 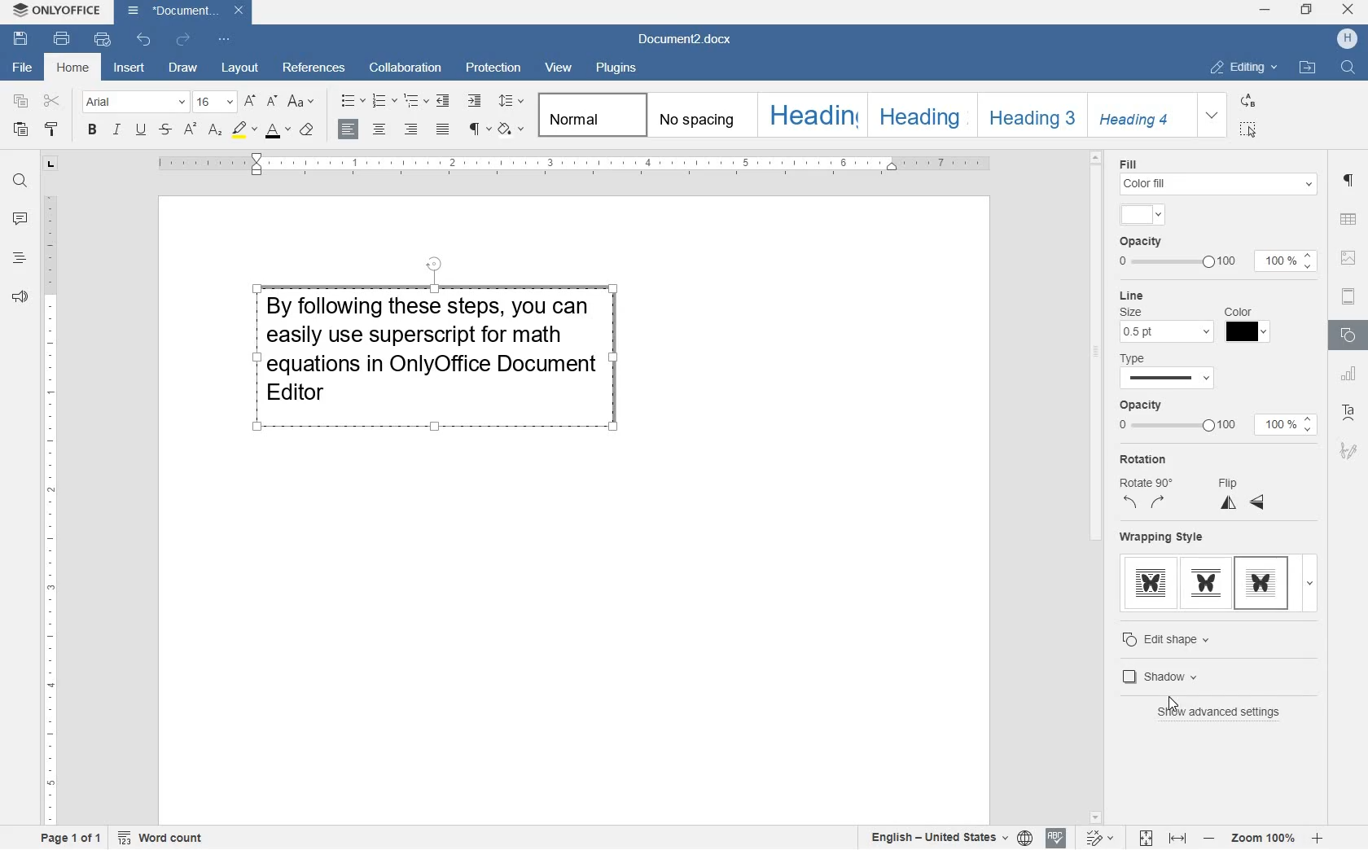 I want to click on page 1 of 1, so click(x=75, y=839).